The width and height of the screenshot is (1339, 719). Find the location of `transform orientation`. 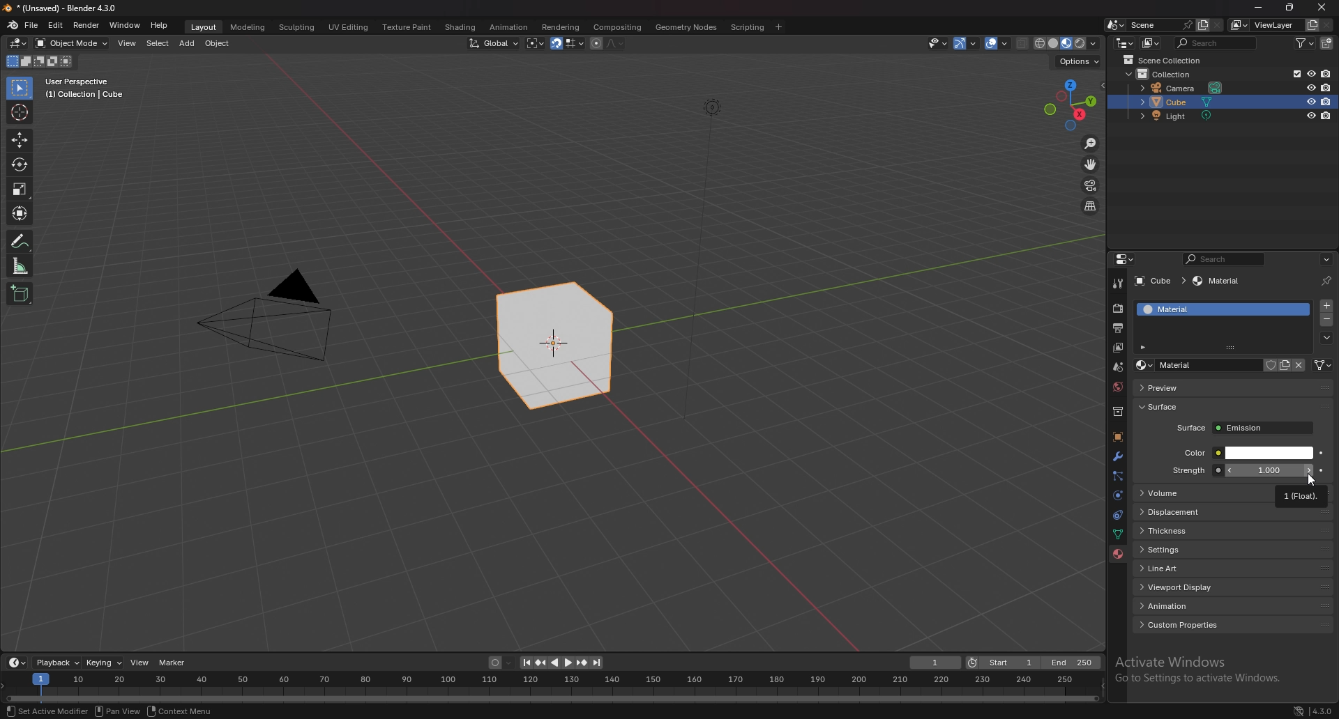

transform orientation is located at coordinates (494, 42).